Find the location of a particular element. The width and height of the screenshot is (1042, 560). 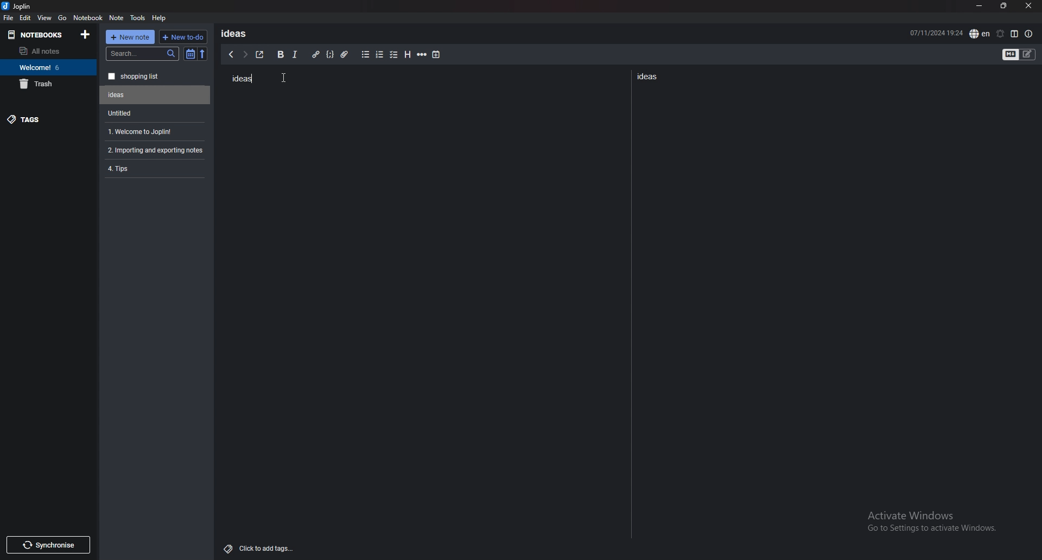

italic is located at coordinates (294, 55).